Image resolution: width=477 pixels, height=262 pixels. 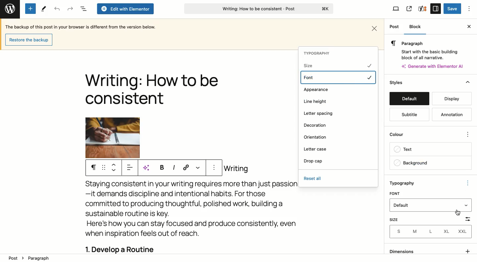 I want to click on Bold, so click(x=161, y=167).